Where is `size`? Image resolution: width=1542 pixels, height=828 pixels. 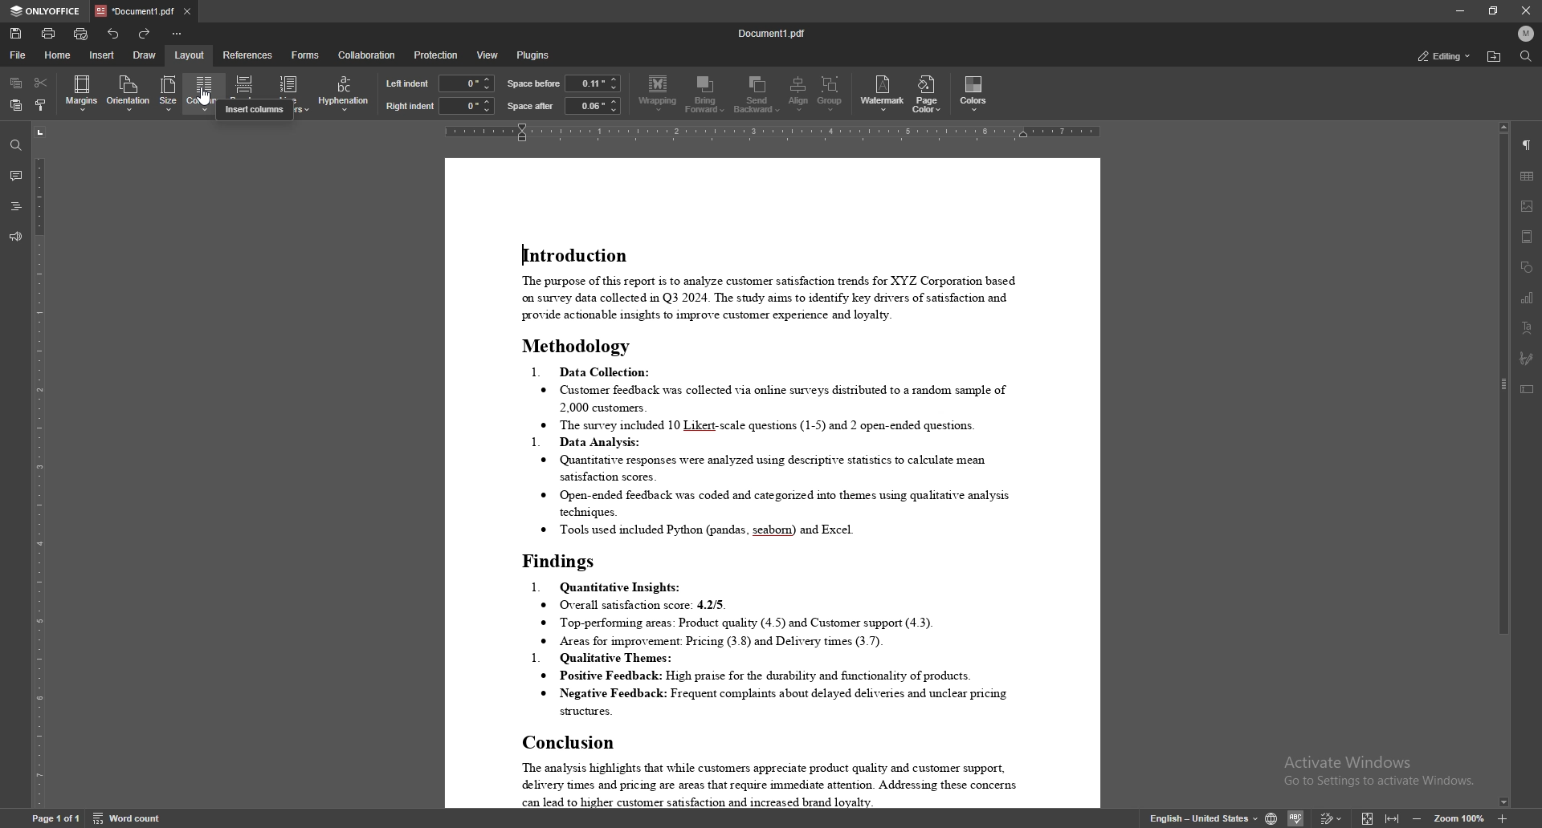 size is located at coordinates (169, 94).